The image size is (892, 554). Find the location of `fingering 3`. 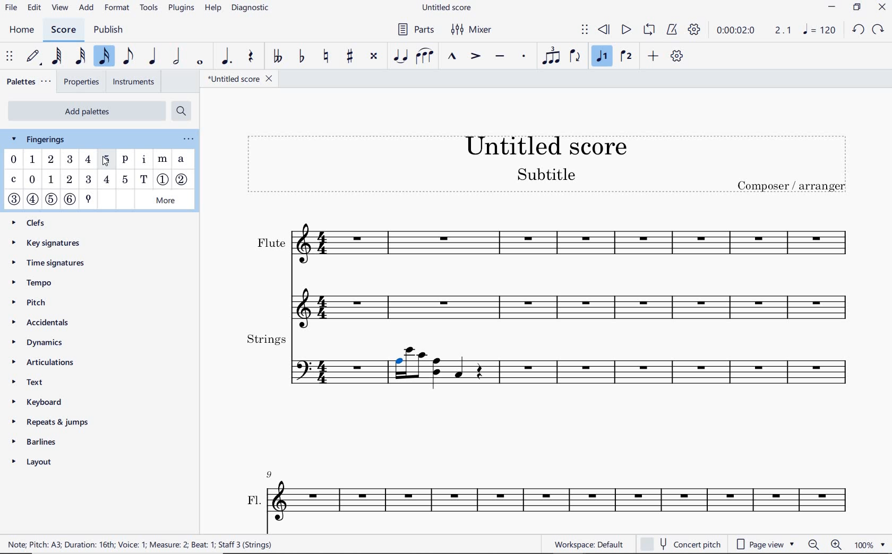

fingering 3 is located at coordinates (71, 160).